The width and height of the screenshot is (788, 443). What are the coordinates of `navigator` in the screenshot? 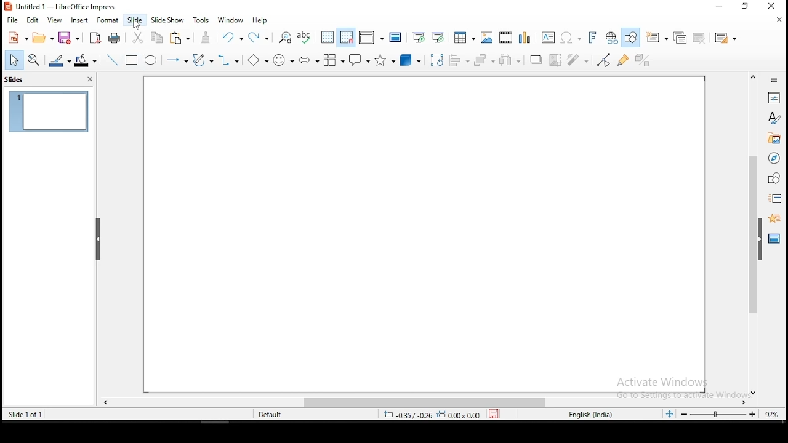 It's located at (774, 158).